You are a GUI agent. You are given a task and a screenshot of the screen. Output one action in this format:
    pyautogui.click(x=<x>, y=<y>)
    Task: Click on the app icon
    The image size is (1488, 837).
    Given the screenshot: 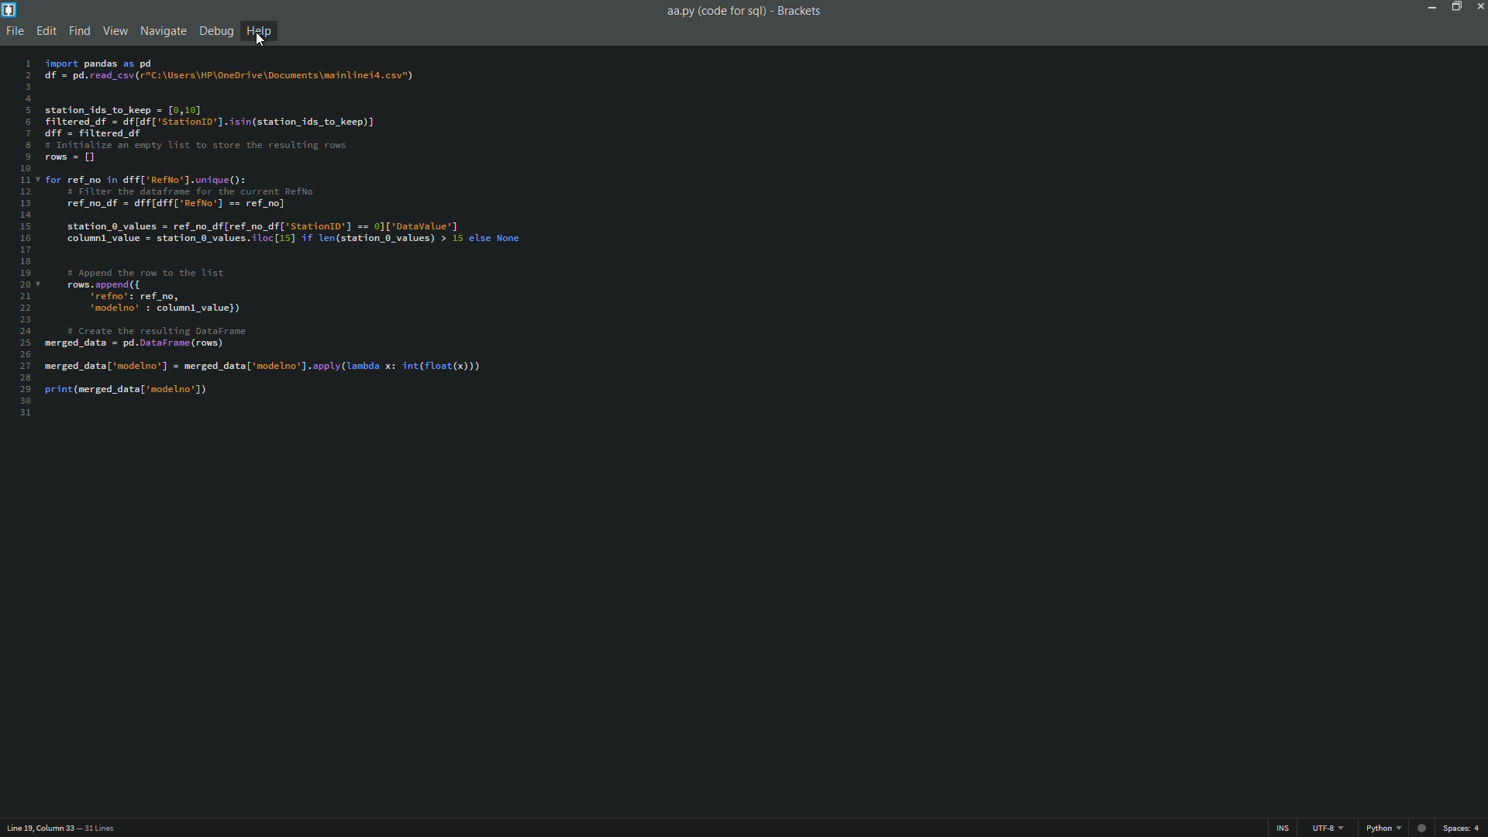 What is the action you would take?
    pyautogui.click(x=10, y=10)
    